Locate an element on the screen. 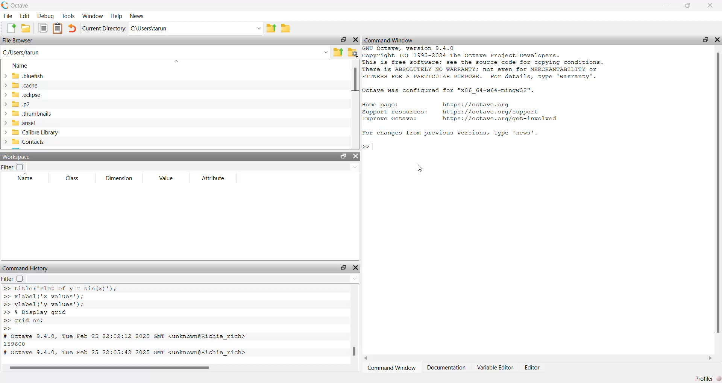 The height and width of the screenshot is (383, 722). >> % Display grid is located at coordinates (36, 312).